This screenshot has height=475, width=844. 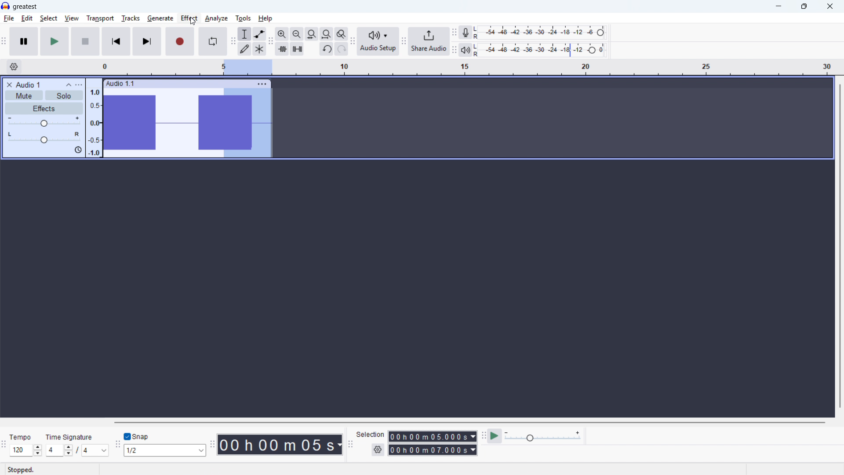 I want to click on Time signature toolbar , so click(x=4, y=446).